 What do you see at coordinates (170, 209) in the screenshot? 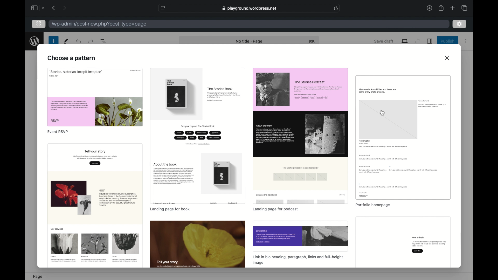
I see `landing page for book` at bounding box center [170, 209].